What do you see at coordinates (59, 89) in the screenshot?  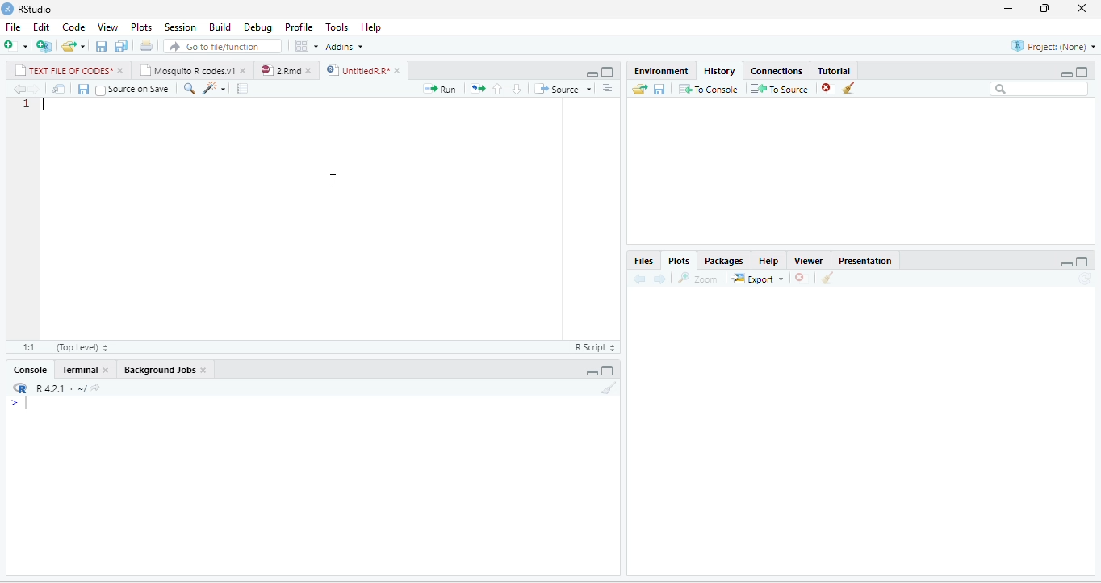 I see `open in new window` at bounding box center [59, 89].